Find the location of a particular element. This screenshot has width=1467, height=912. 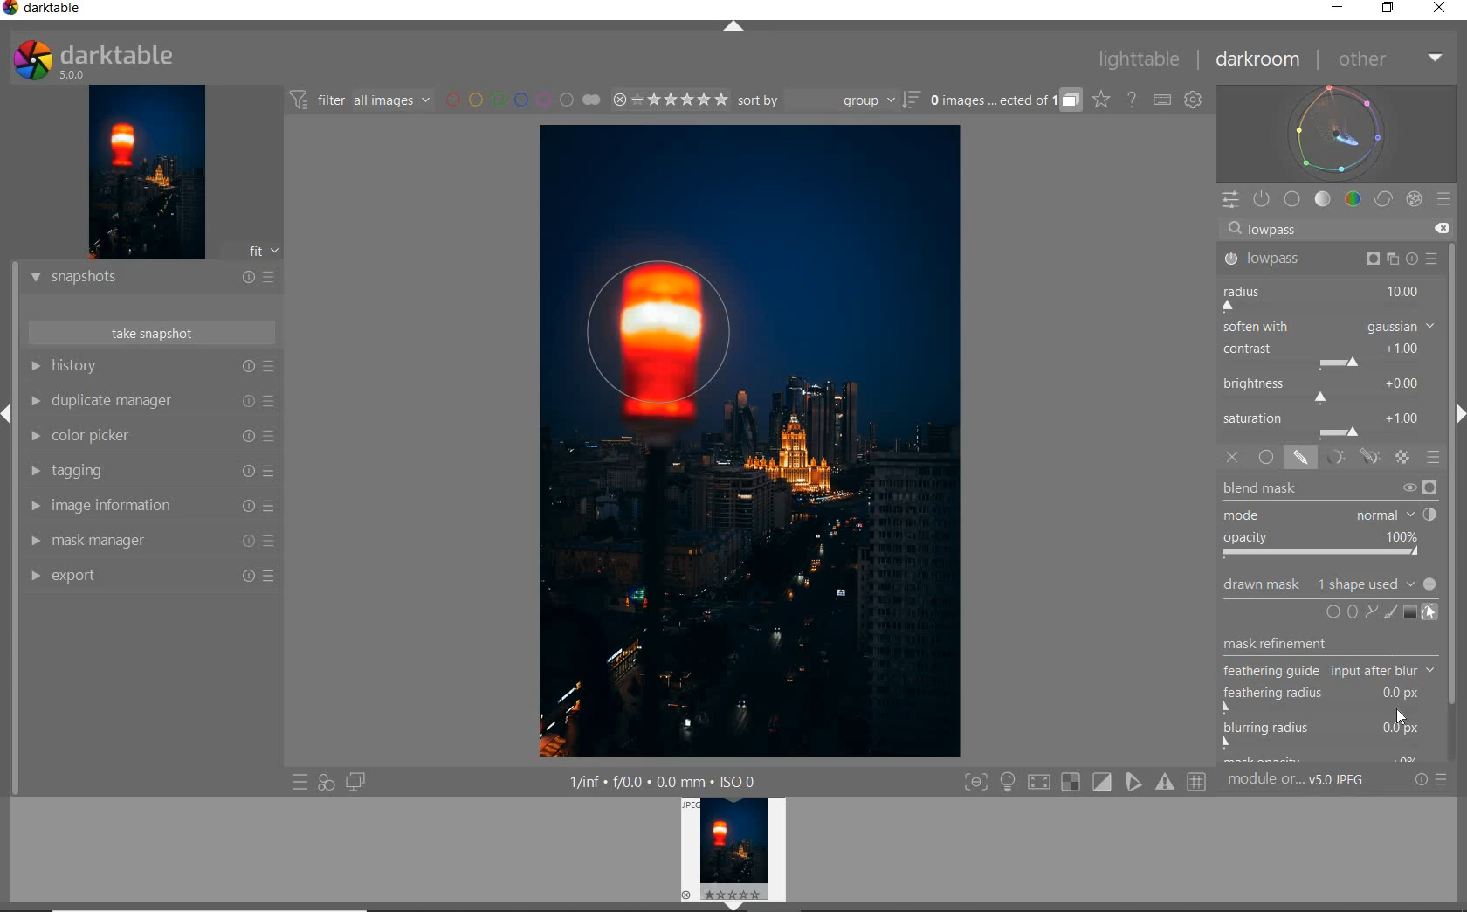

Searchbar is located at coordinates (1322, 228).